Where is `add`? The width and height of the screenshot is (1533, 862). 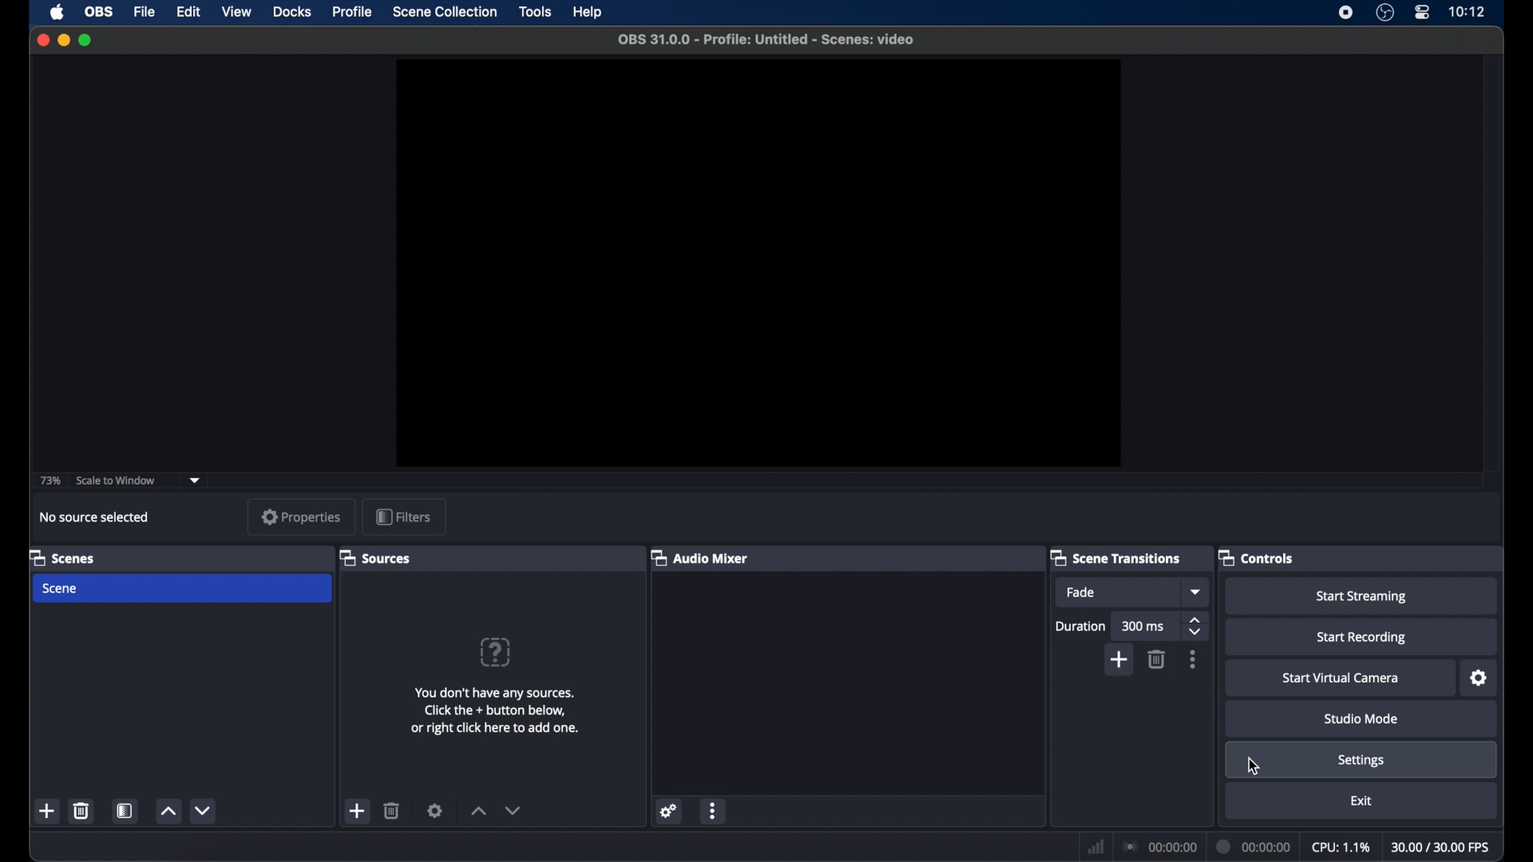 add is located at coordinates (358, 811).